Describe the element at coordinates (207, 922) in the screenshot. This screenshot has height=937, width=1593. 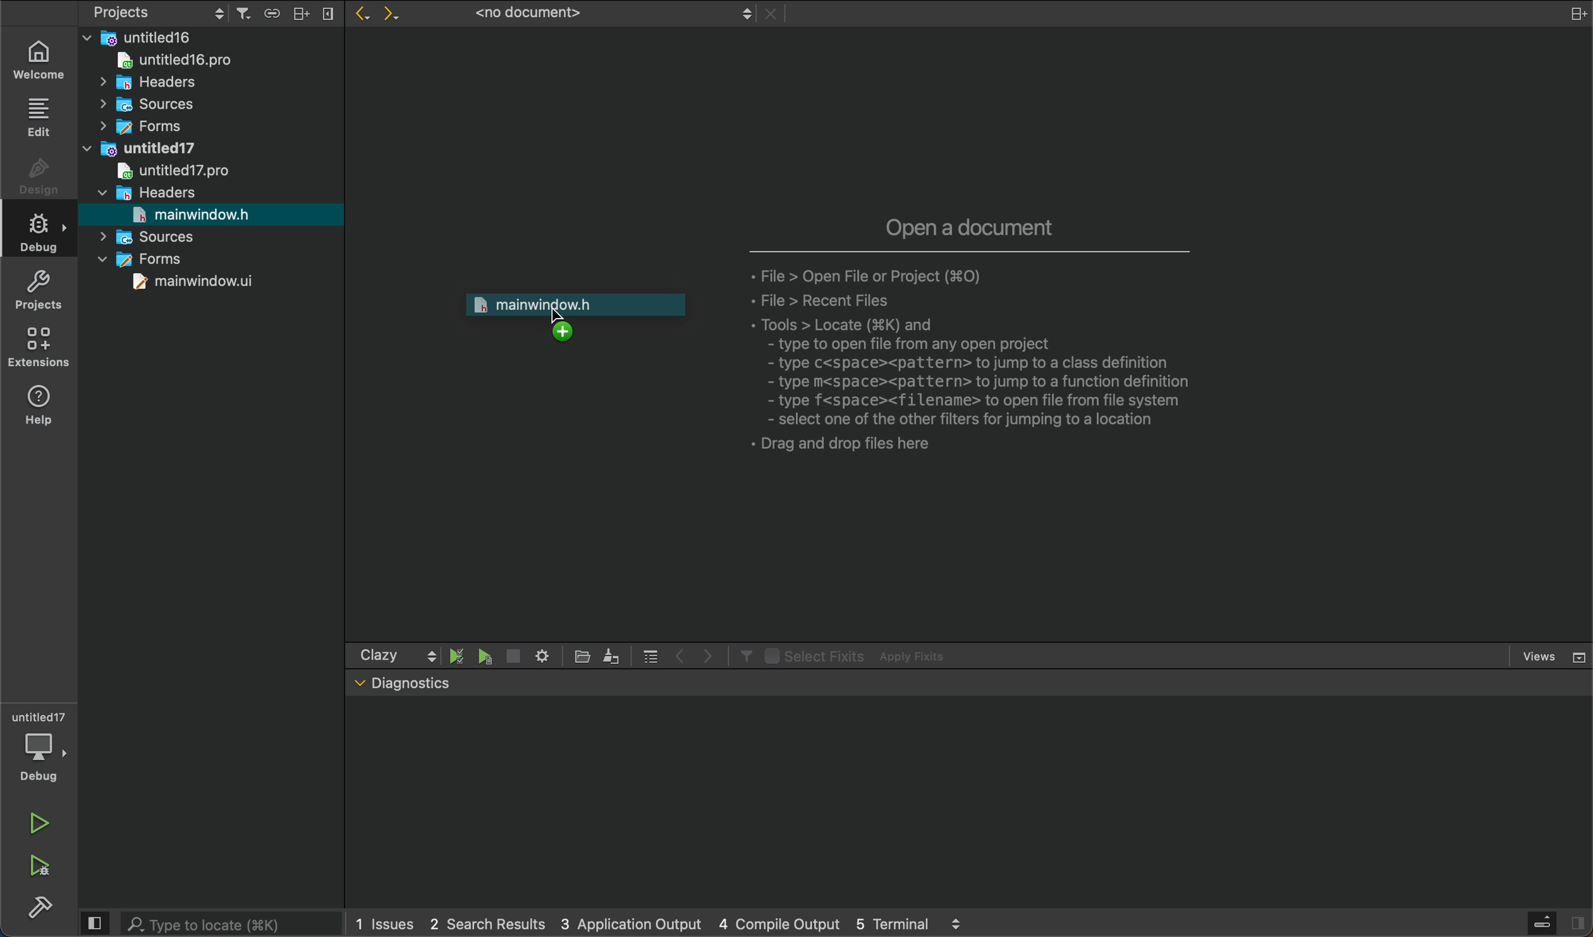
I see `search` at that location.